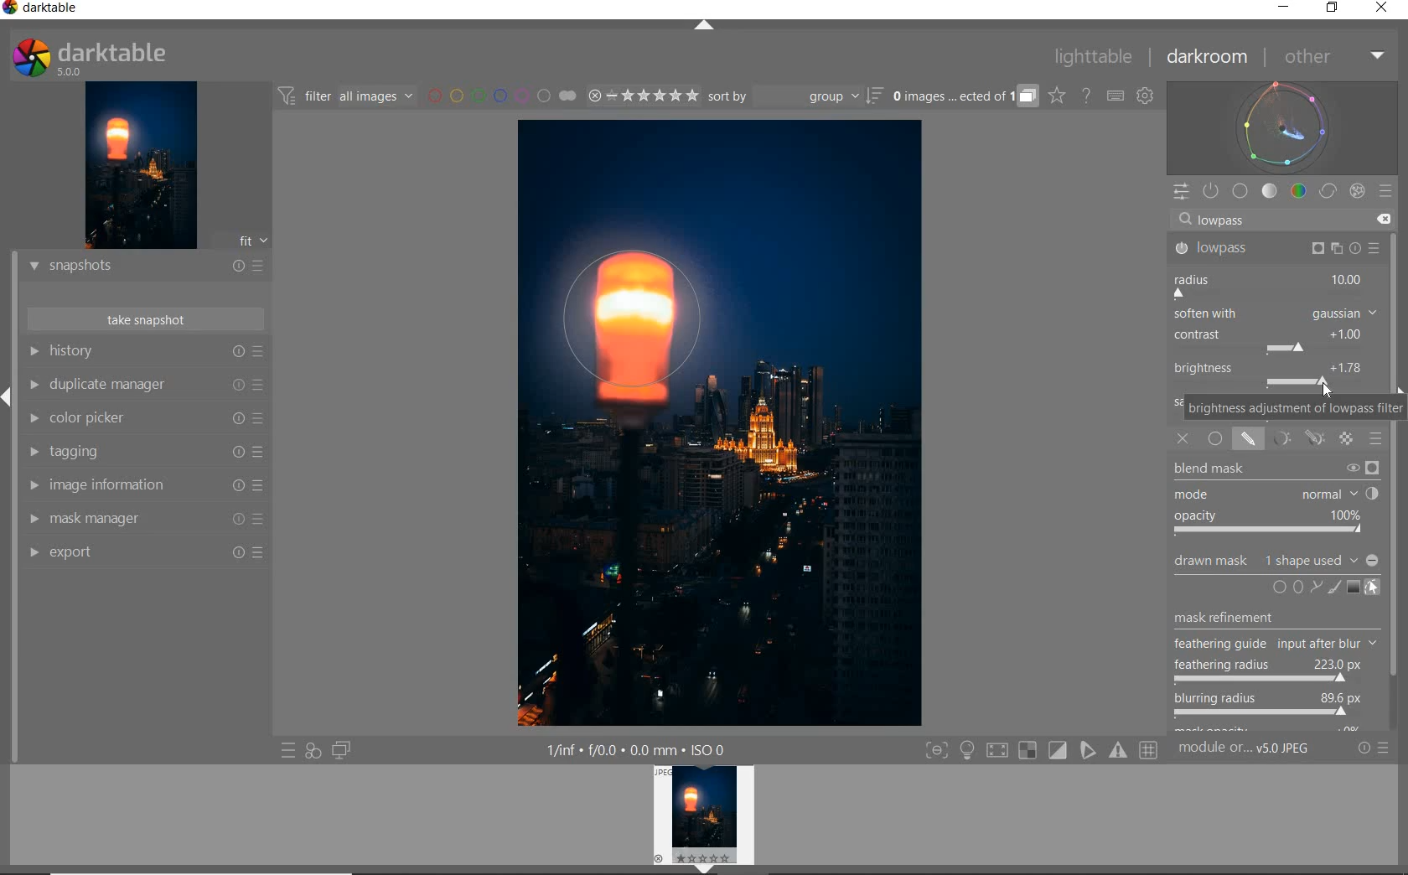  I want to click on DELETE, so click(1385, 220).